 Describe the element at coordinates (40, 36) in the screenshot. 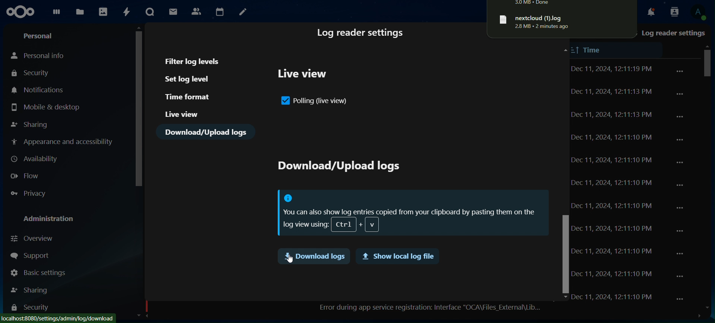

I see `personal` at that location.